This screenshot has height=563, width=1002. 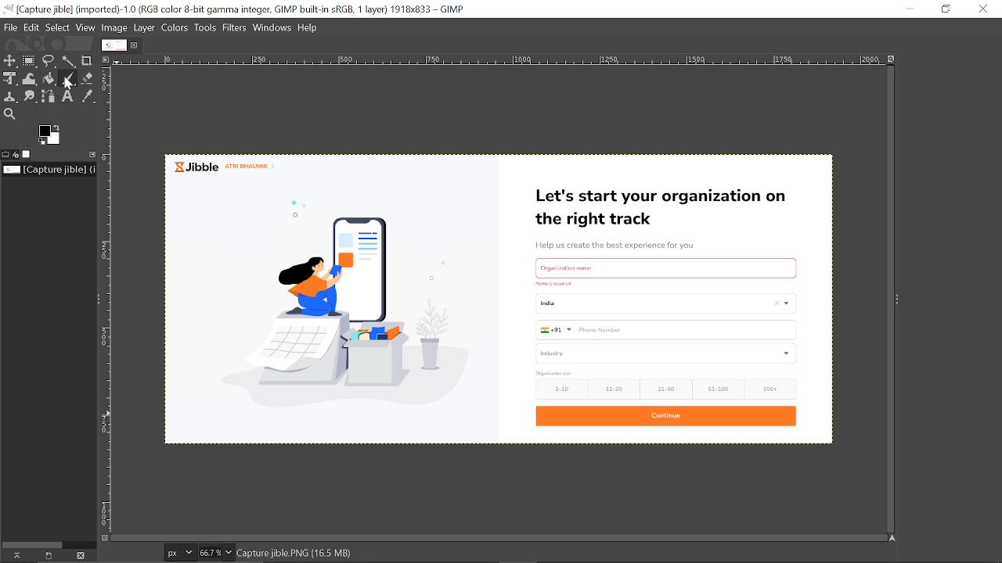 What do you see at coordinates (33, 28) in the screenshot?
I see `Edit` at bounding box center [33, 28].